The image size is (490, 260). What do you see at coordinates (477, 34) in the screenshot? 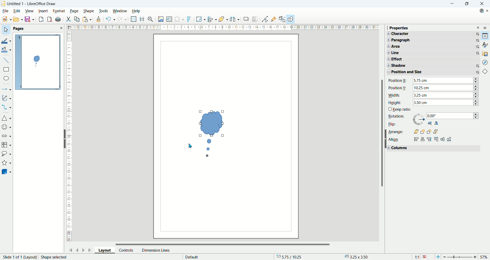
I see `More Options` at bounding box center [477, 34].